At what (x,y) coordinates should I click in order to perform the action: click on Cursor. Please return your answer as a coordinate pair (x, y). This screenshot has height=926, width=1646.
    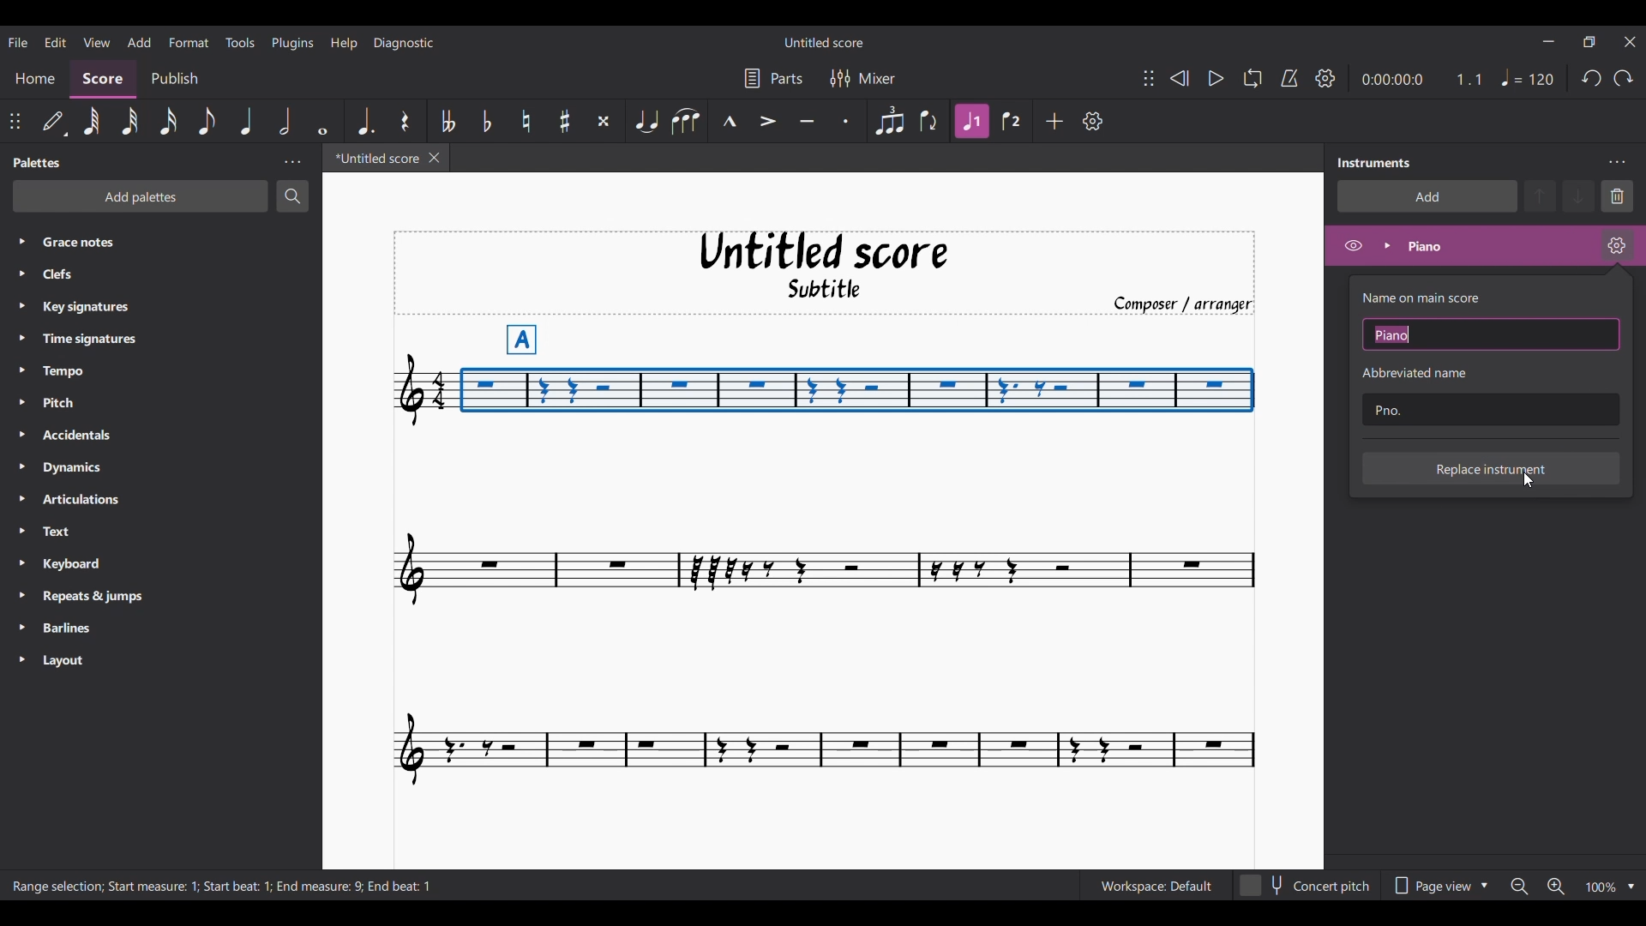
    Looking at the image, I should click on (1532, 479).